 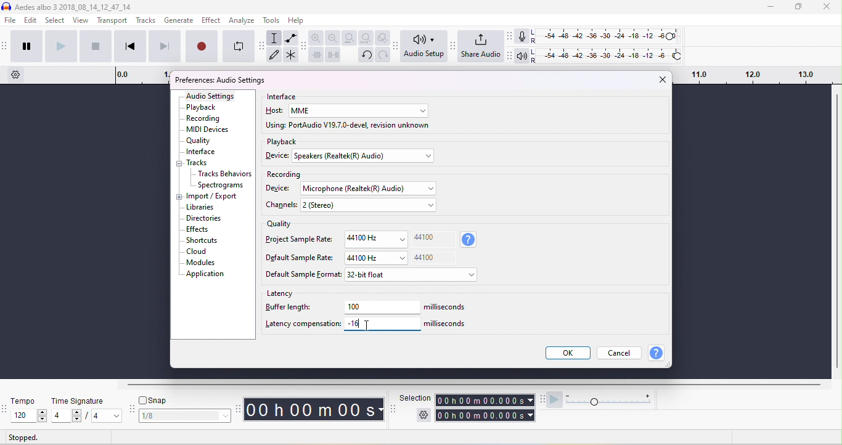 I want to click on Audacity playback meter toolbar, so click(x=510, y=56).